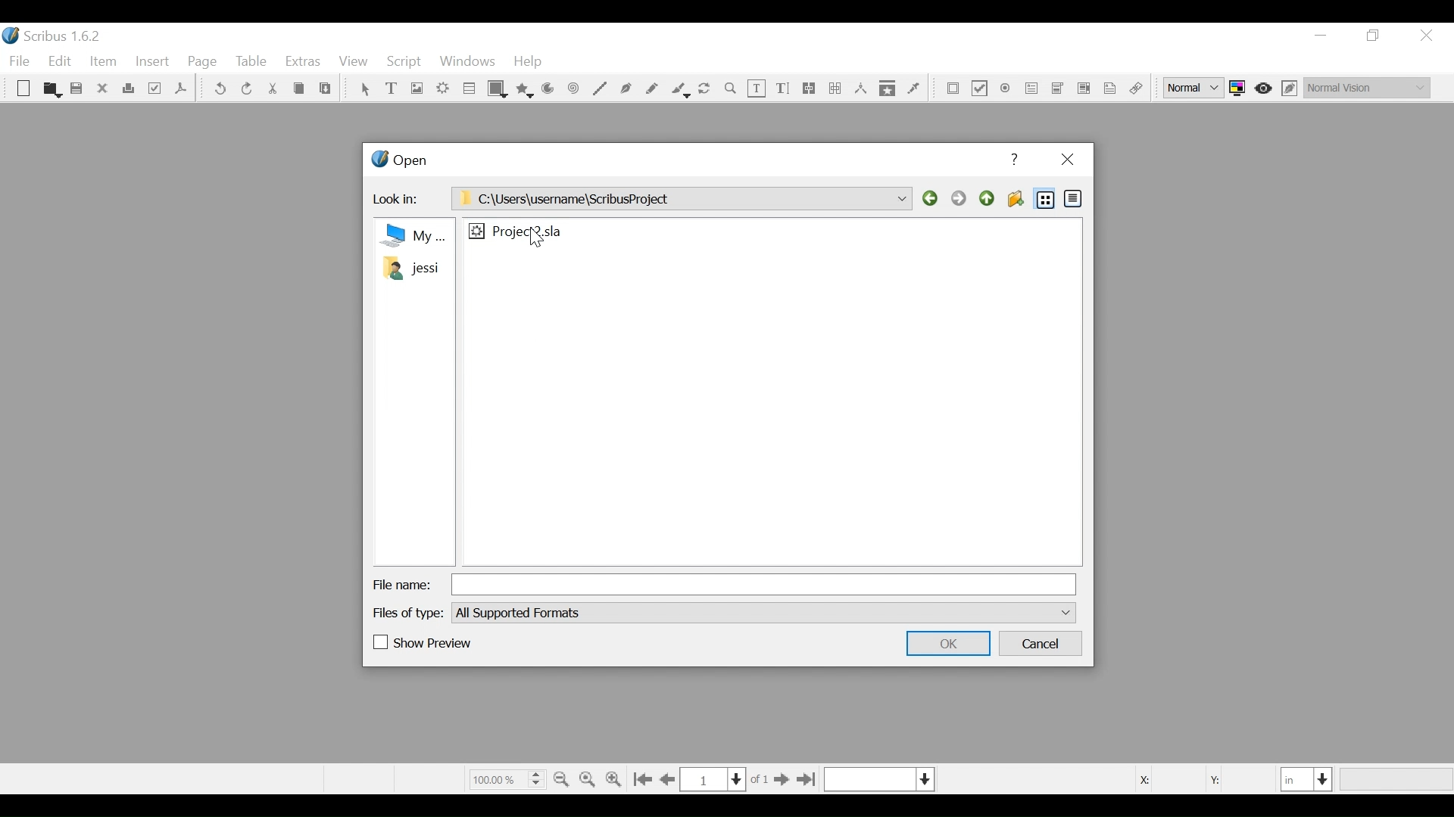 This screenshot has width=1454, height=817. Describe the element at coordinates (1015, 199) in the screenshot. I see `Create Folder` at that location.